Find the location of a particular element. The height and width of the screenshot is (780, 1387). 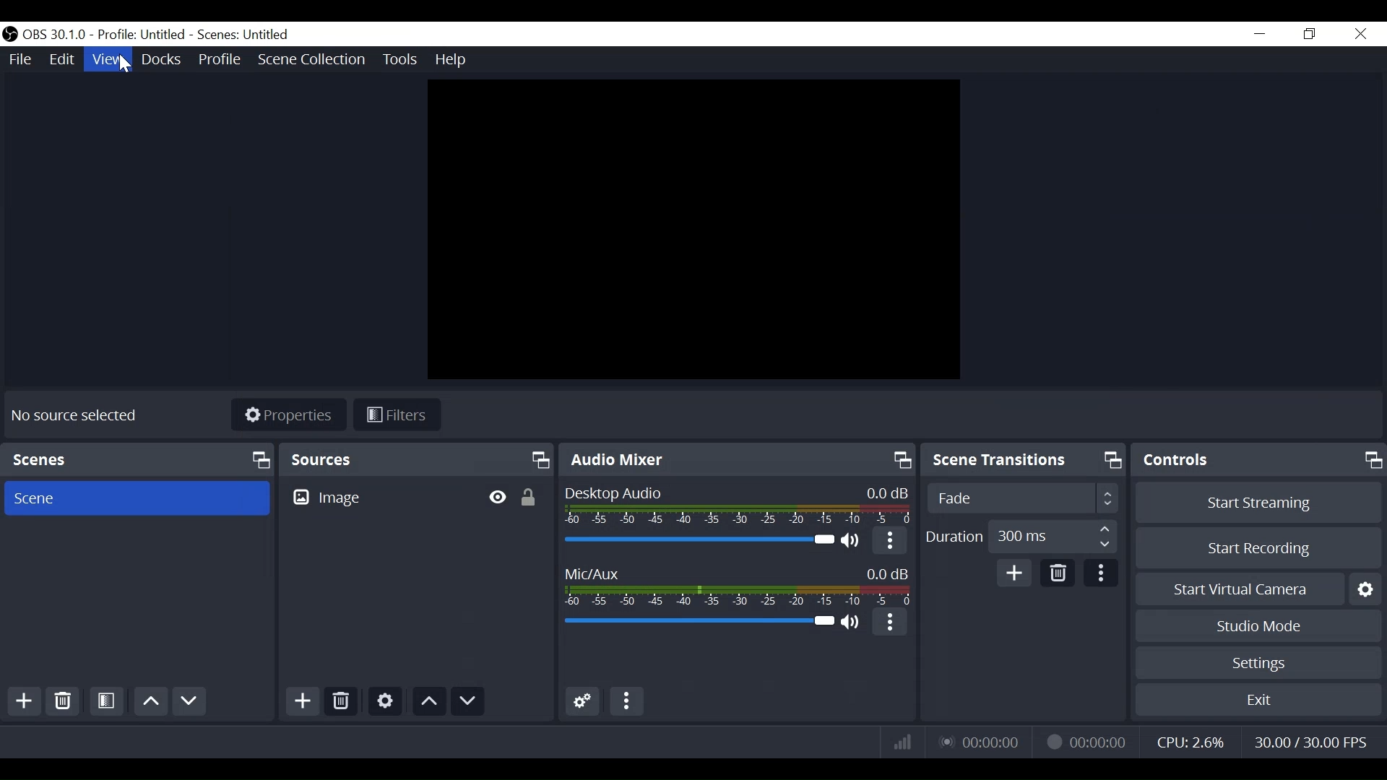

Help is located at coordinates (454, 58).